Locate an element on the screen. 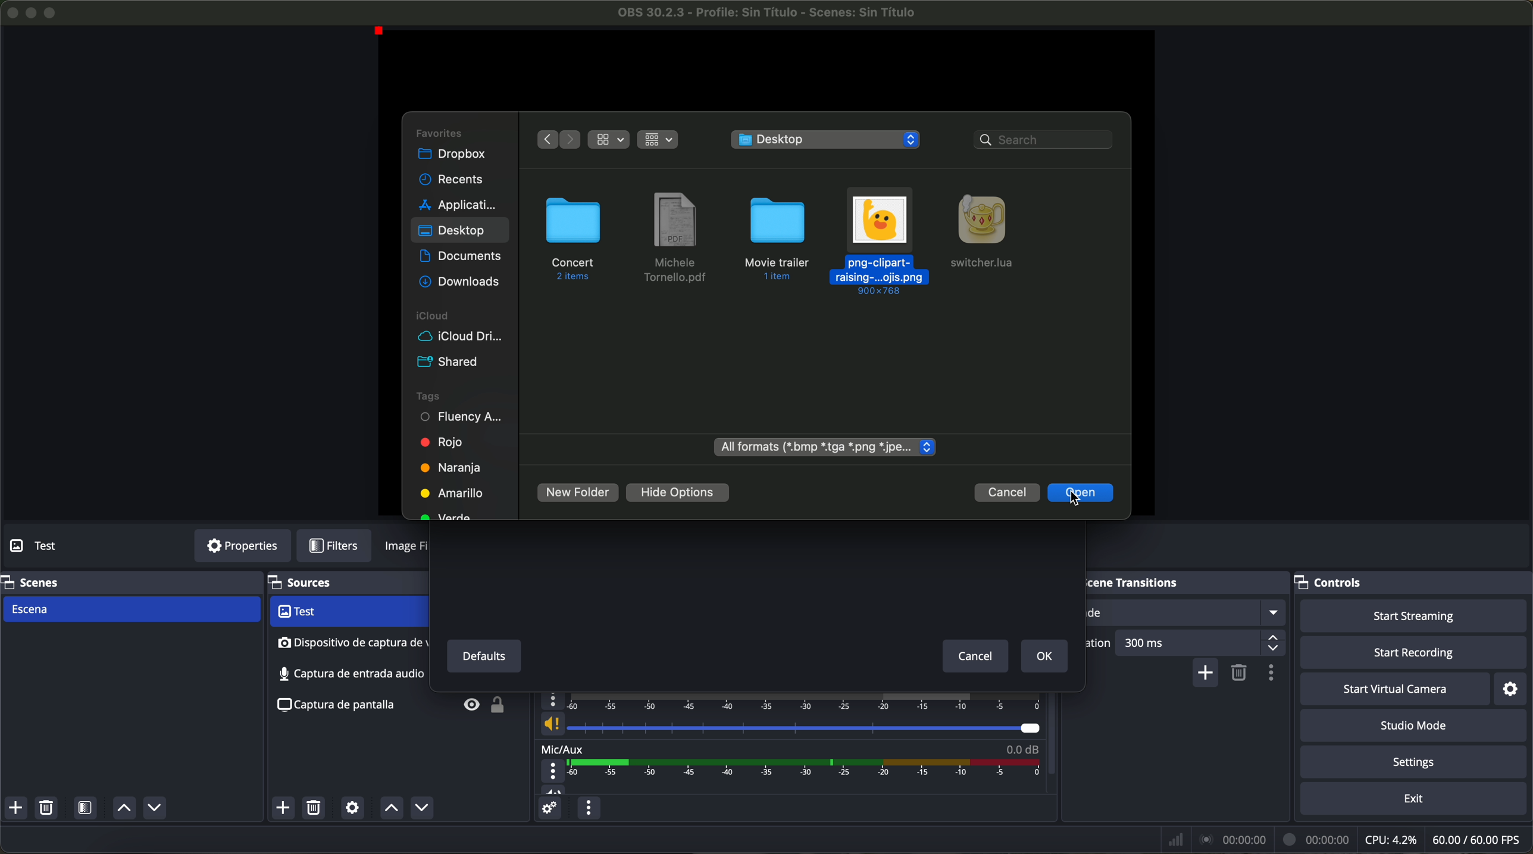 Image resolution: width=1533 pixels, height=854 pixels. image is located at coordinates (408, 549).